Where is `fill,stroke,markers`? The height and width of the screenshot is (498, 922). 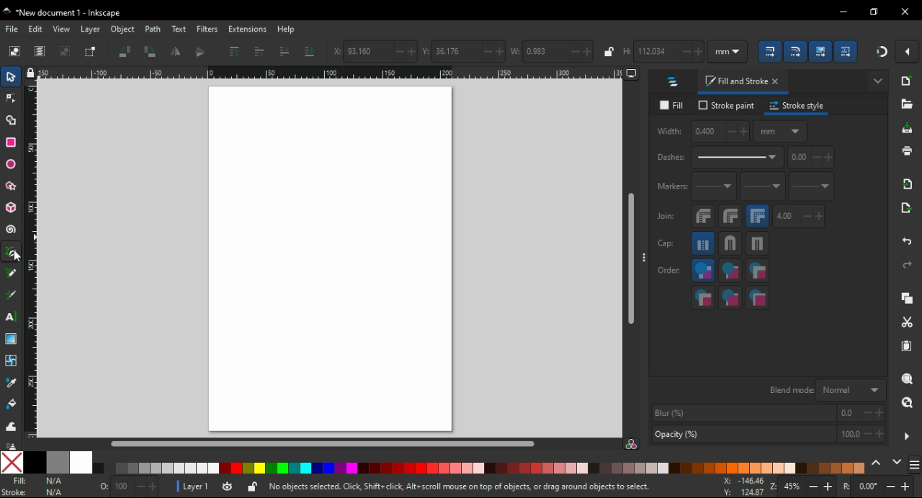
fill,stroke,markers is located at coordinates (703, 271).